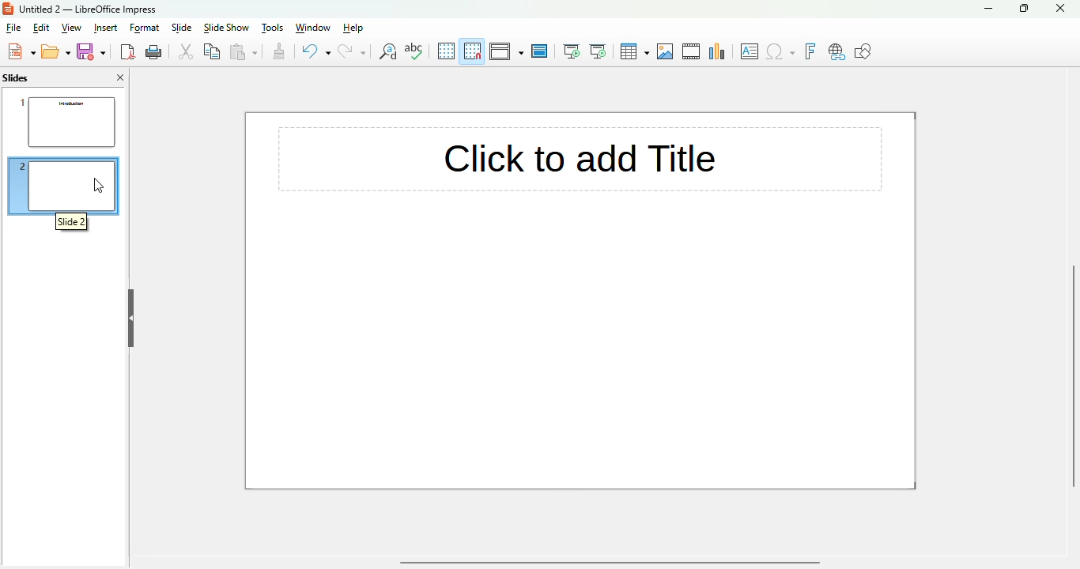 Image resolution: width=1080 pixels, height=569 pixels. I want to click on start from first slide, so click(572, 51).